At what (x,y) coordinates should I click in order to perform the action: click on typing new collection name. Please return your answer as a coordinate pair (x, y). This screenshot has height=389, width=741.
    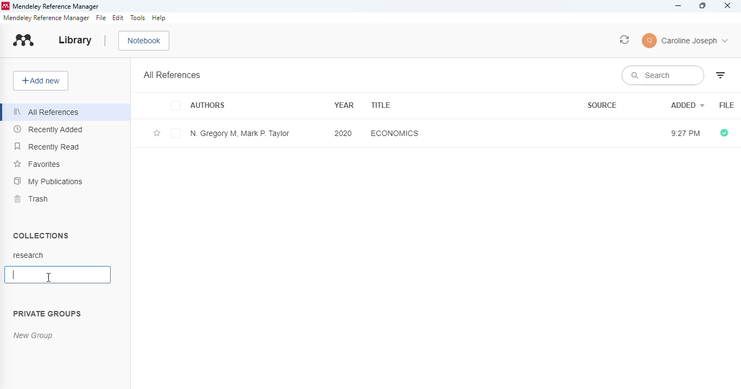
    Looking at the image, I should click on (58, 275).